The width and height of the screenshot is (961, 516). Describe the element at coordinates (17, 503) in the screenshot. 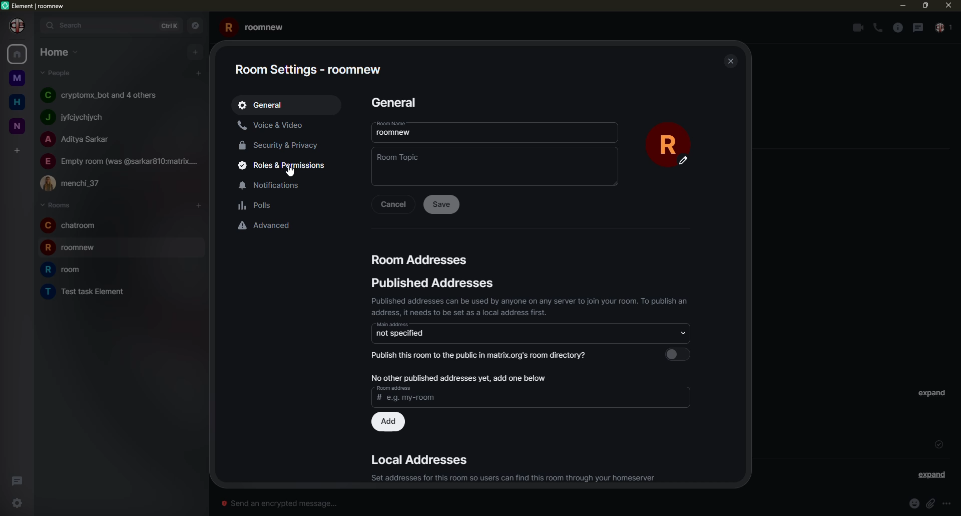

I see `settings` at that location.